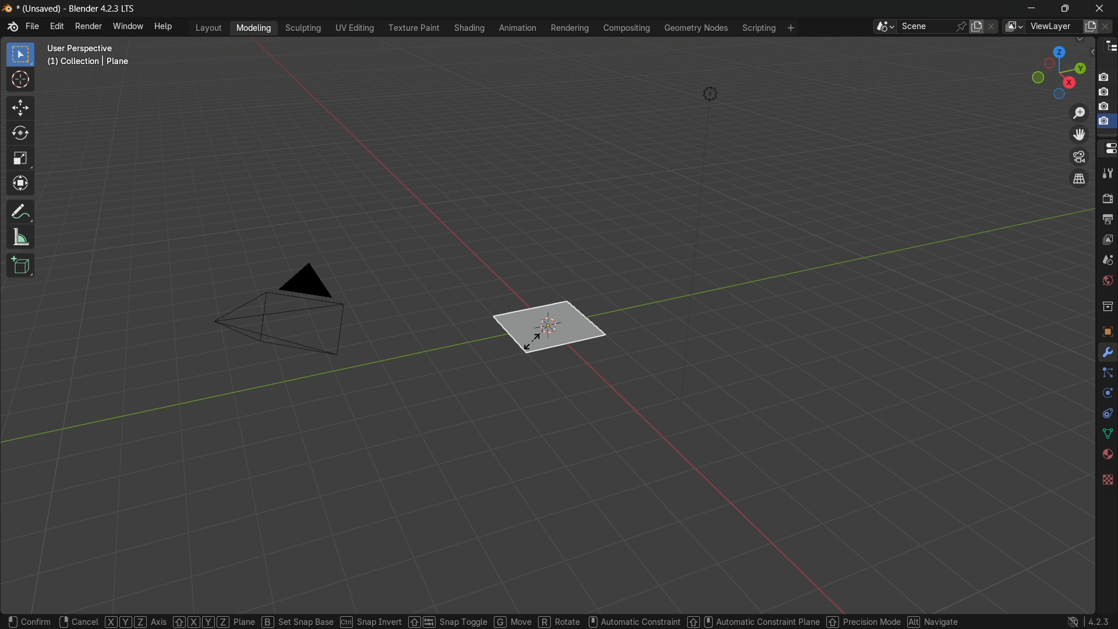 The height and width of the screenshot is (629, 1118). Describe the element at coordinates (397, 618) in the screenshot. I see `snap invert` at that location.